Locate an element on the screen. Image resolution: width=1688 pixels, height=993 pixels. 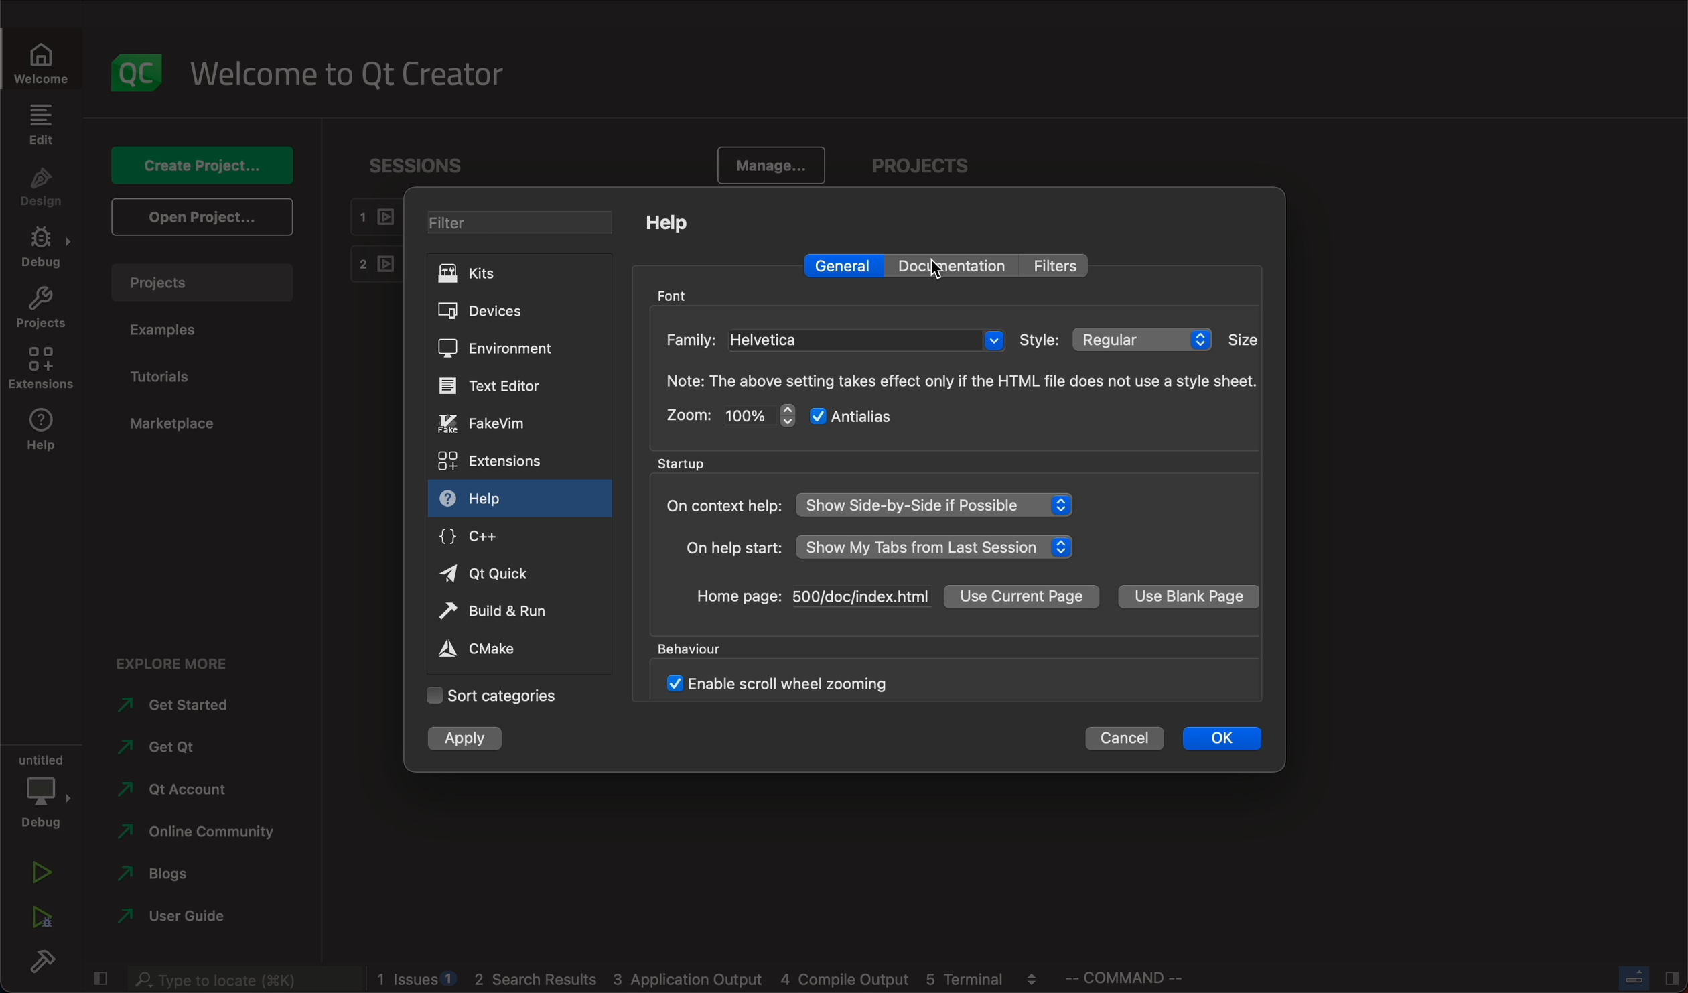
design is located at coordinates (43, 194).